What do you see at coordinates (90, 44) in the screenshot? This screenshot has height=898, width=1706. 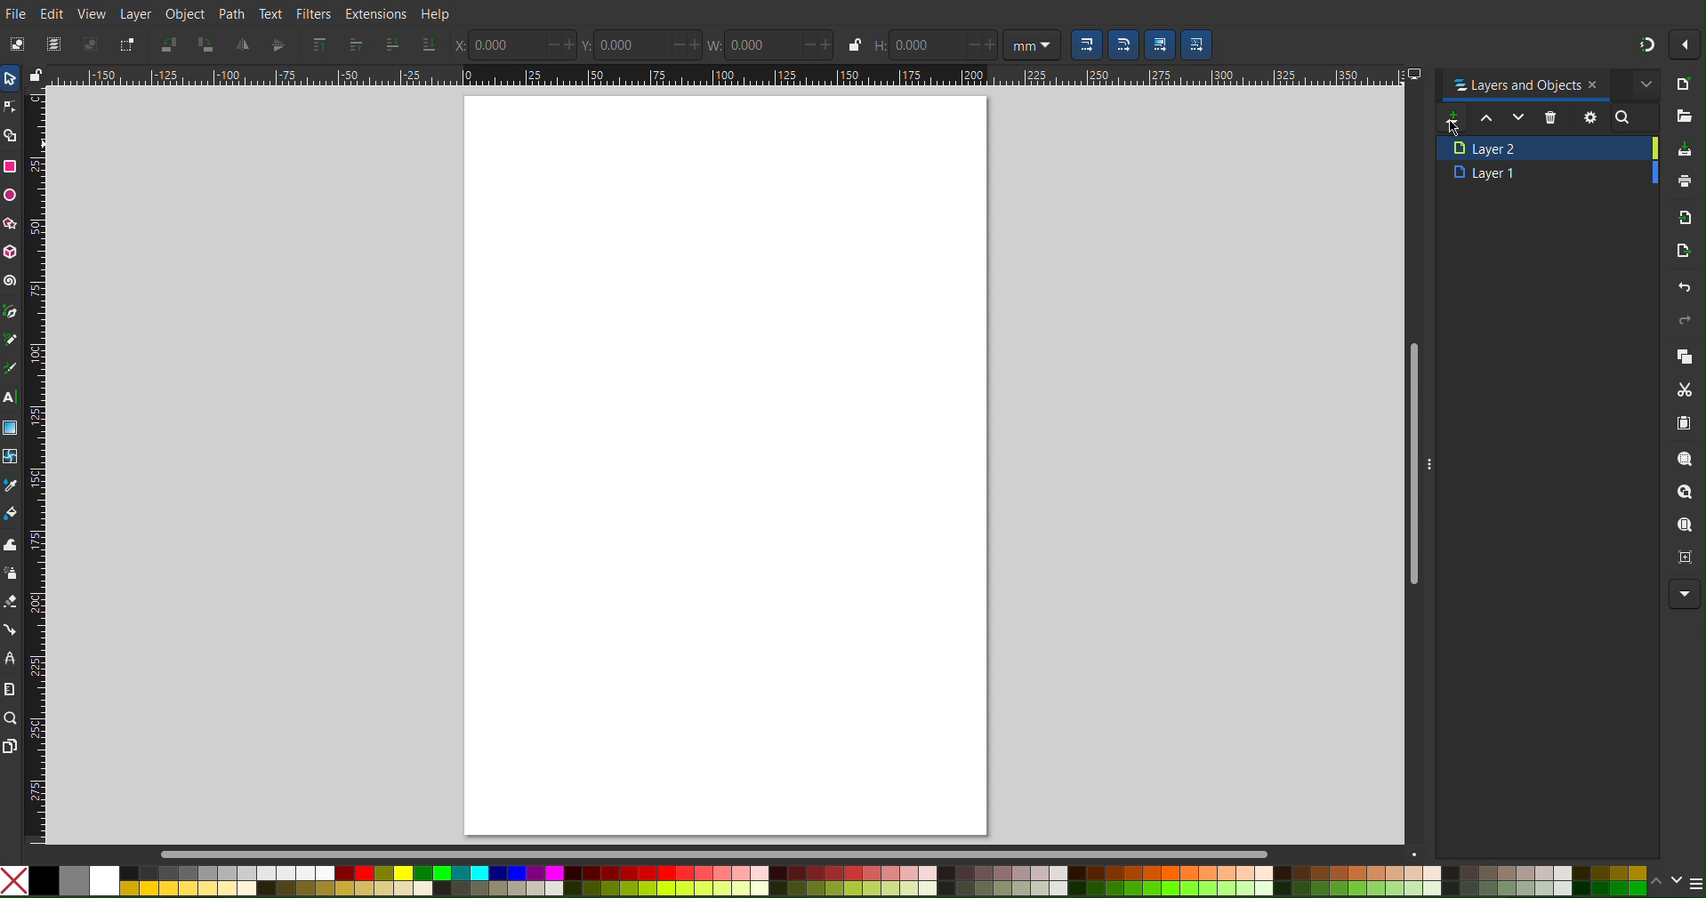 I see `Deselect Objects` at bounding box center [90, 44].